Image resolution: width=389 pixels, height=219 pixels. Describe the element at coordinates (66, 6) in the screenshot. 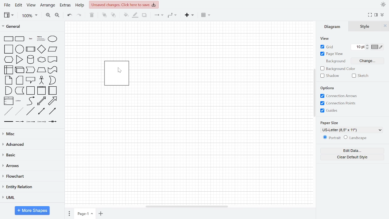

I see `extras` at that location.